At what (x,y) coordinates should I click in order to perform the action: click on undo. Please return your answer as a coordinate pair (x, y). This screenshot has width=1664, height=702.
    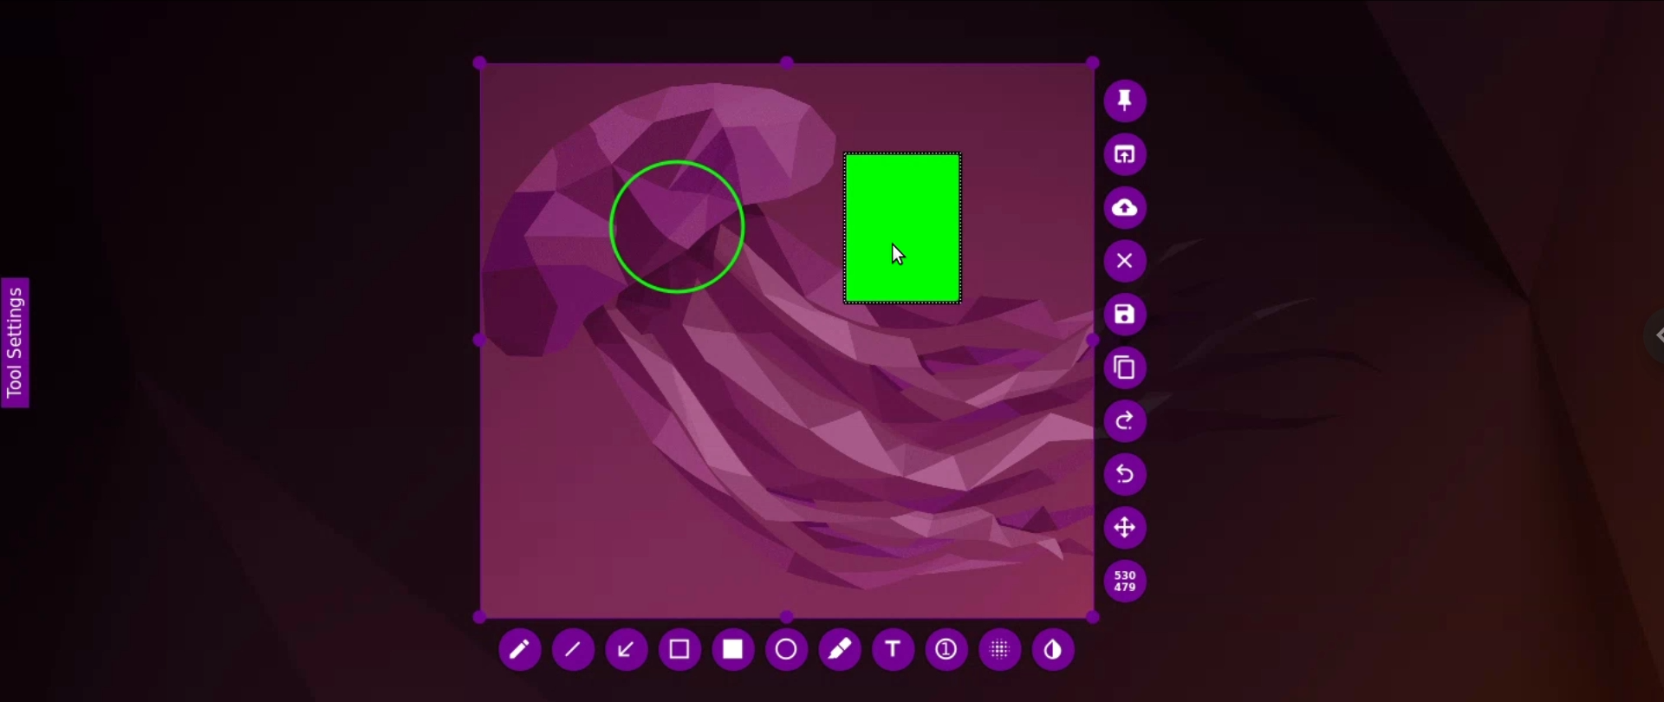
    Looking at the image, I should click on (1125, 419).